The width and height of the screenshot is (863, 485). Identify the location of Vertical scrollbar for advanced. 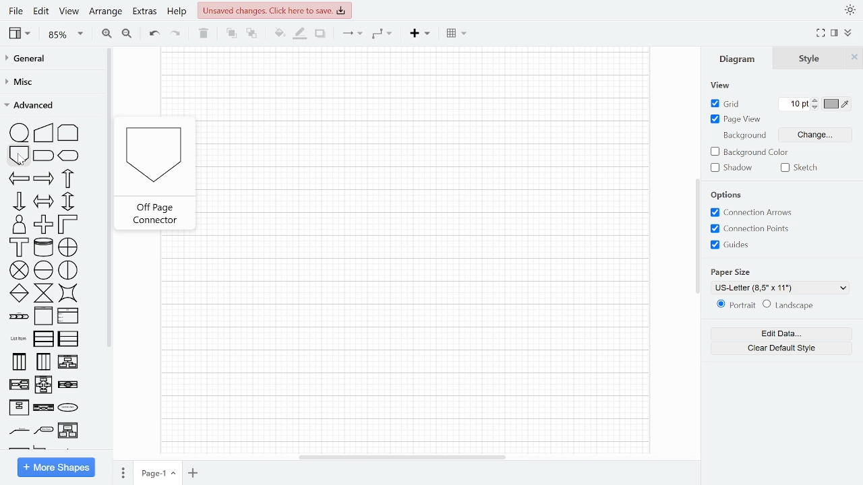
(110, 199).